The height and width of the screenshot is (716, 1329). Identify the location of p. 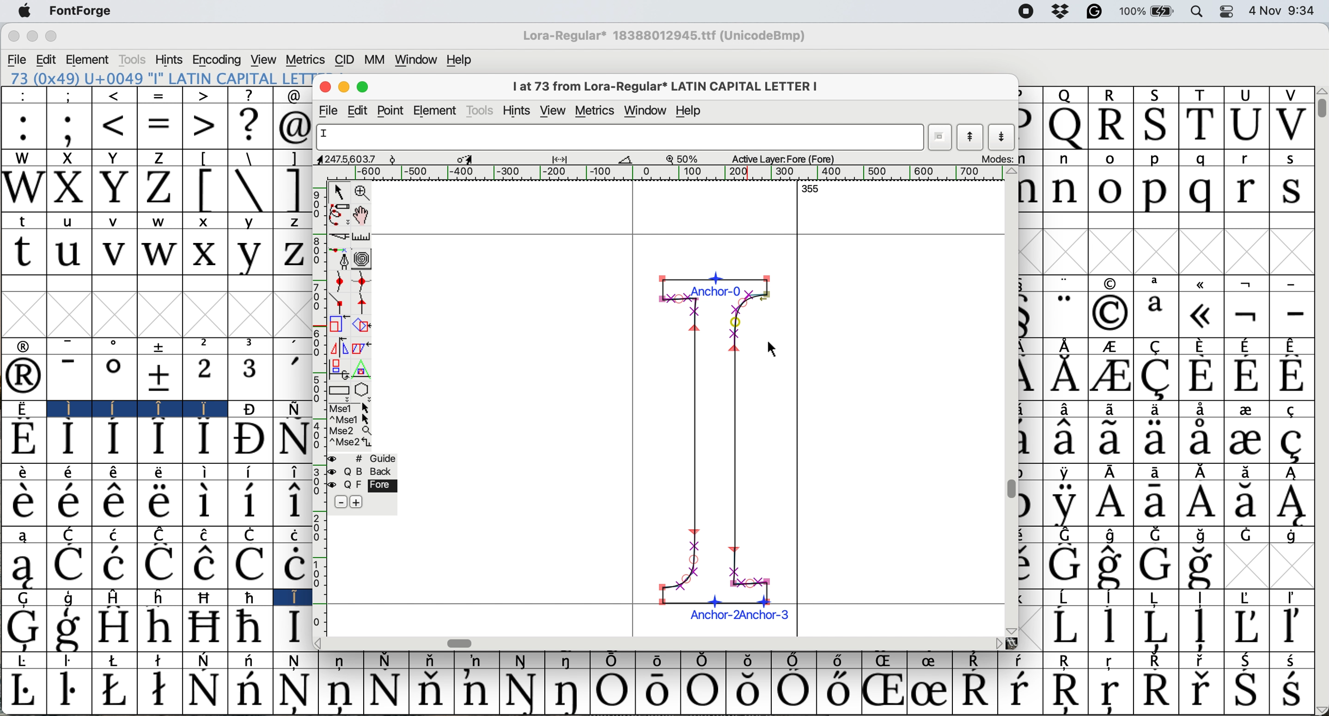
(1154, 191).